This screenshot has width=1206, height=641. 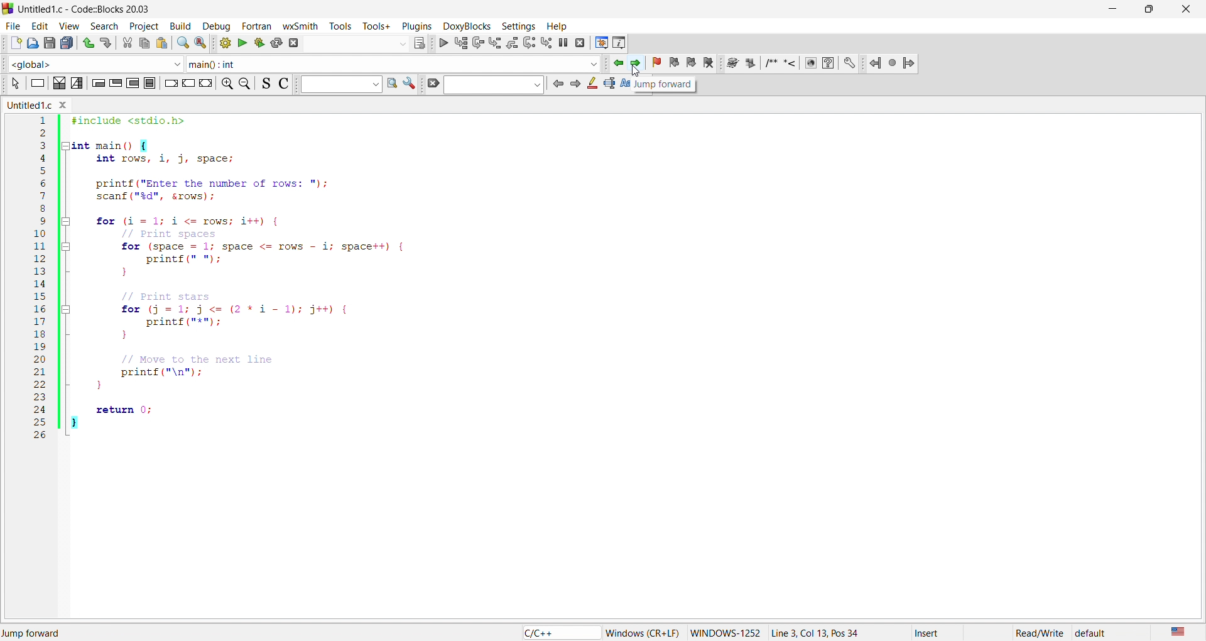 What do you see at coordinates (392, 85) in the screenshot?
I see `find` at bounding box center [392, 85].